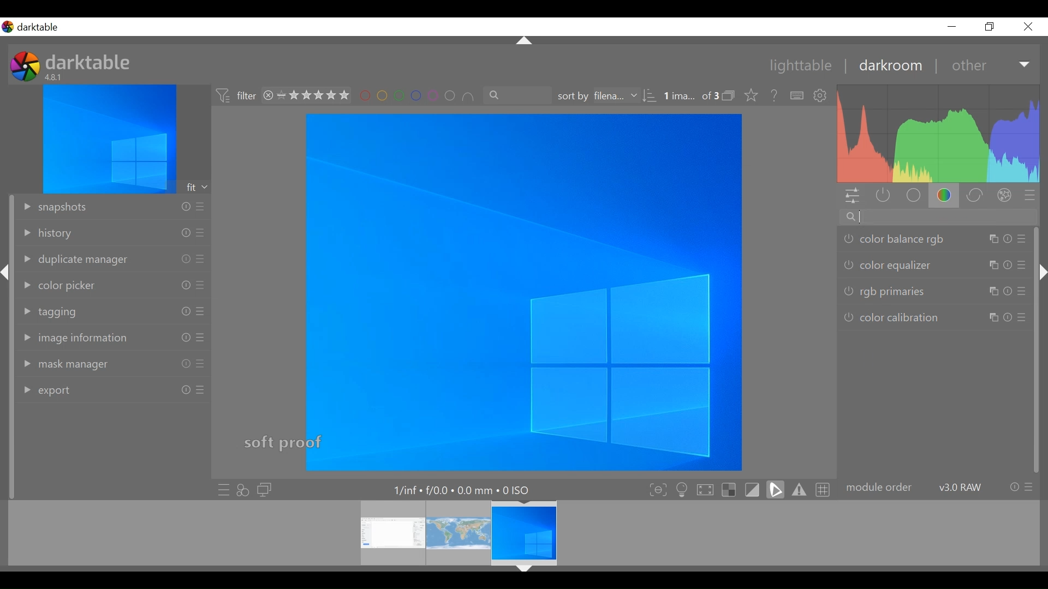 The width and height of the screenshot is (1048, 589). I want to click on show global preferences, so click(821, 97).